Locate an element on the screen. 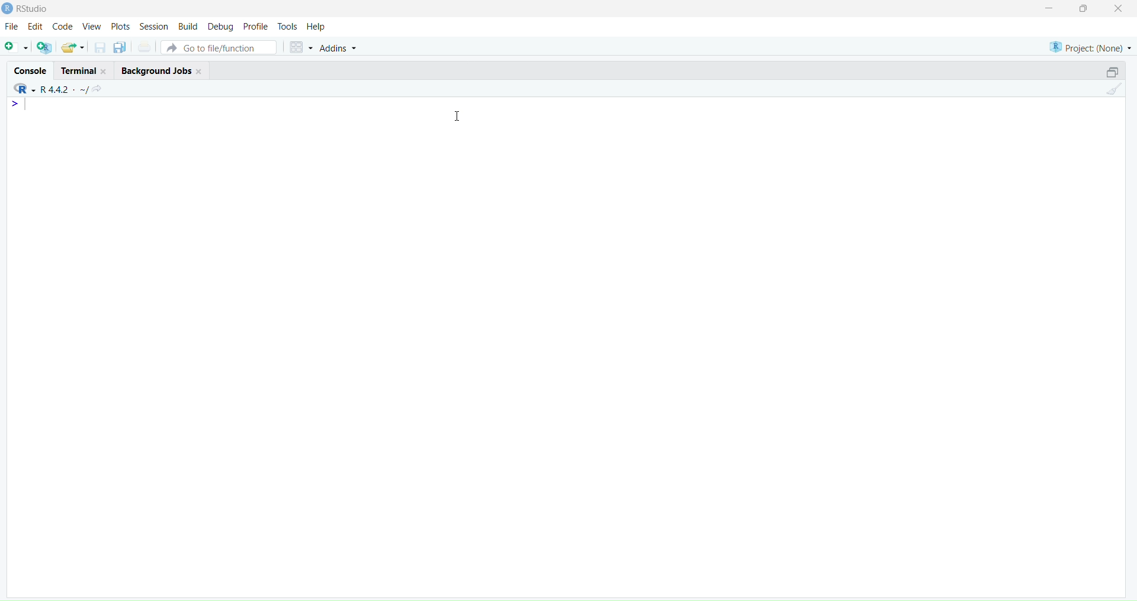 This screenshot has height=601, width=1137. Terminal is located at coordinates (81, 70).